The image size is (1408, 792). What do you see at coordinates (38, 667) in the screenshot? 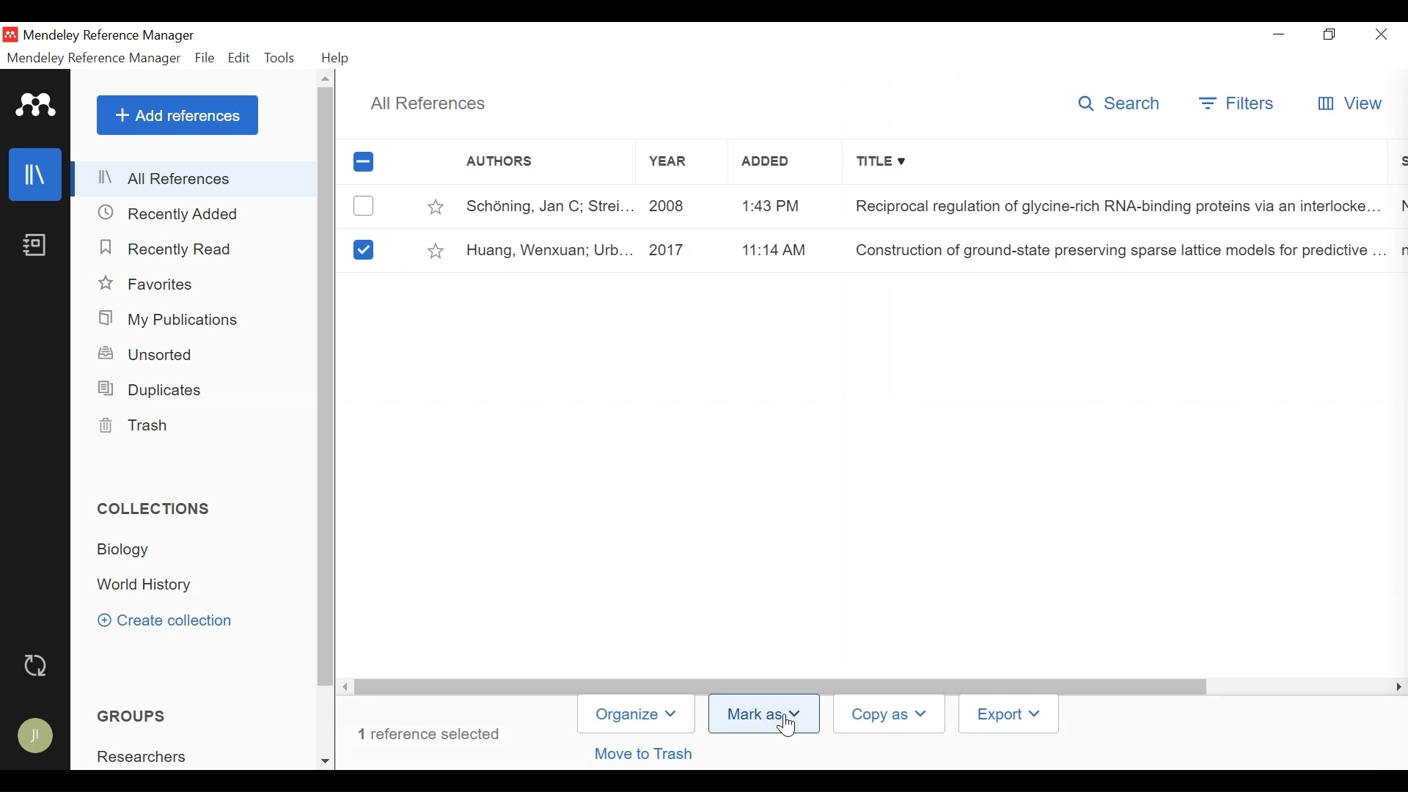
I see `Sync` at bounding box center [38, 667].